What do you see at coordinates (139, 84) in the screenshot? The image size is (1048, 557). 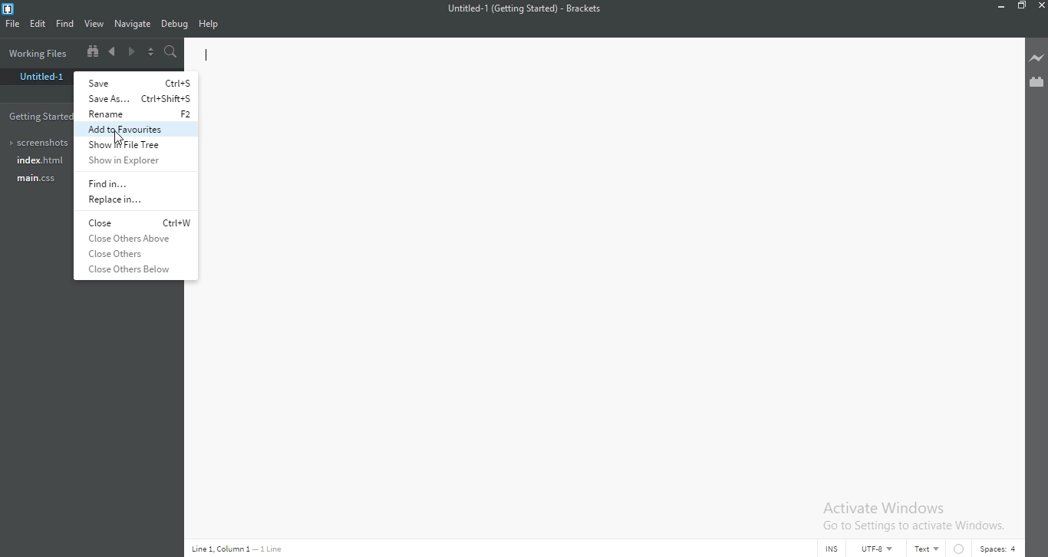 I see `save` at bounding box center [139, 84].